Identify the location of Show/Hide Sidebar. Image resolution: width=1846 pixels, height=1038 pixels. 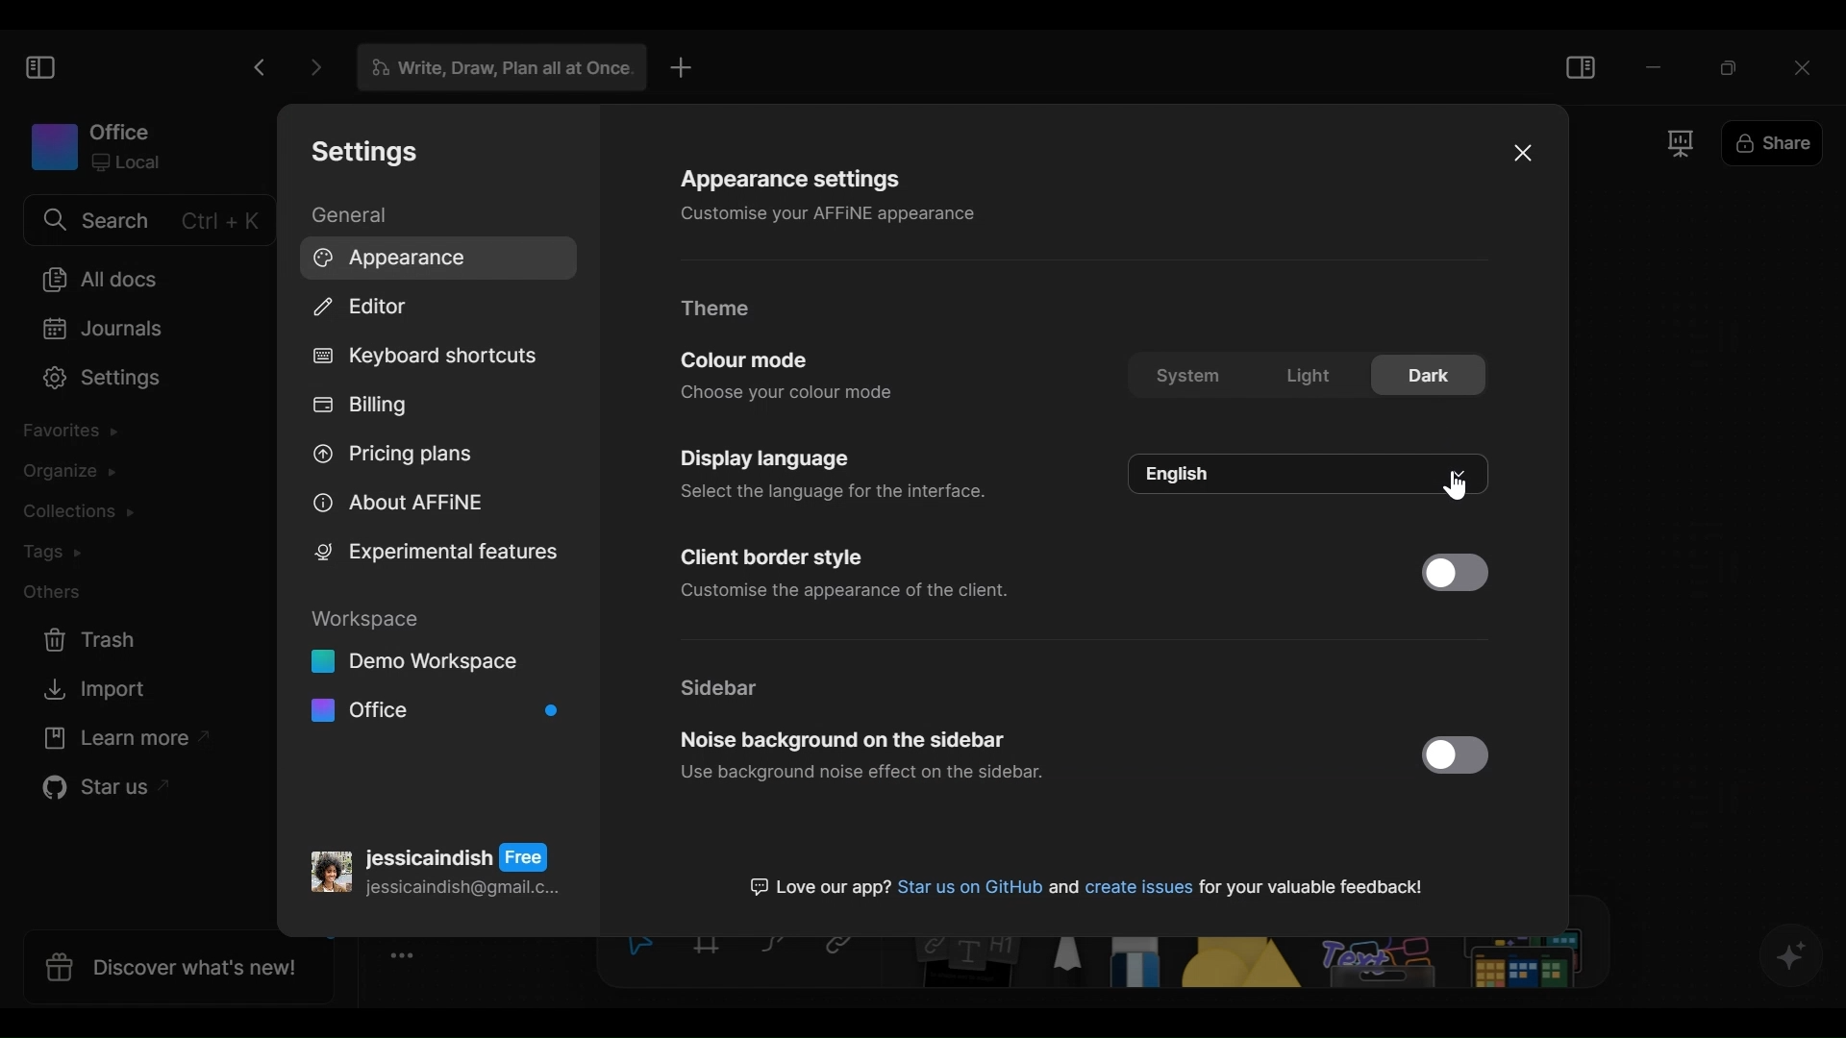
(38, 66).